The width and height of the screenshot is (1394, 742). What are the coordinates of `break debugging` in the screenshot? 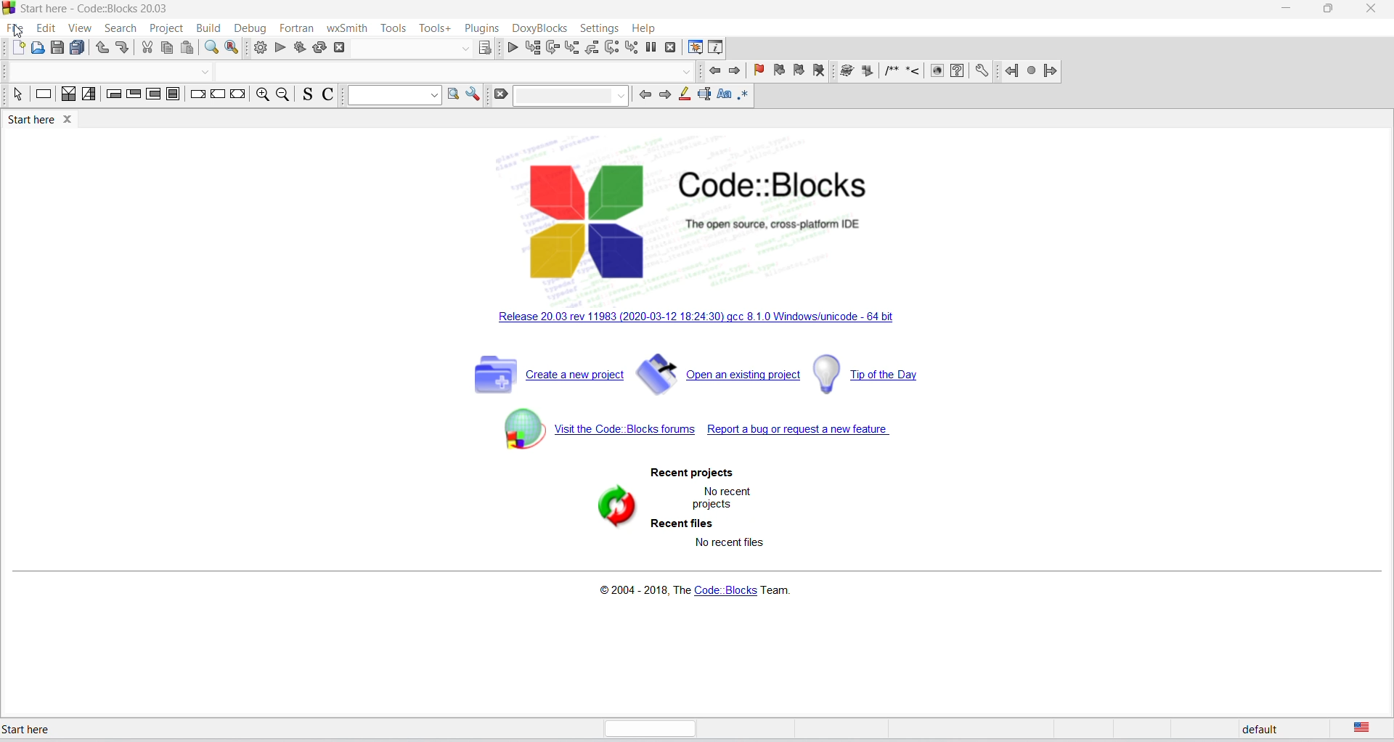 It's located at (651, 48).